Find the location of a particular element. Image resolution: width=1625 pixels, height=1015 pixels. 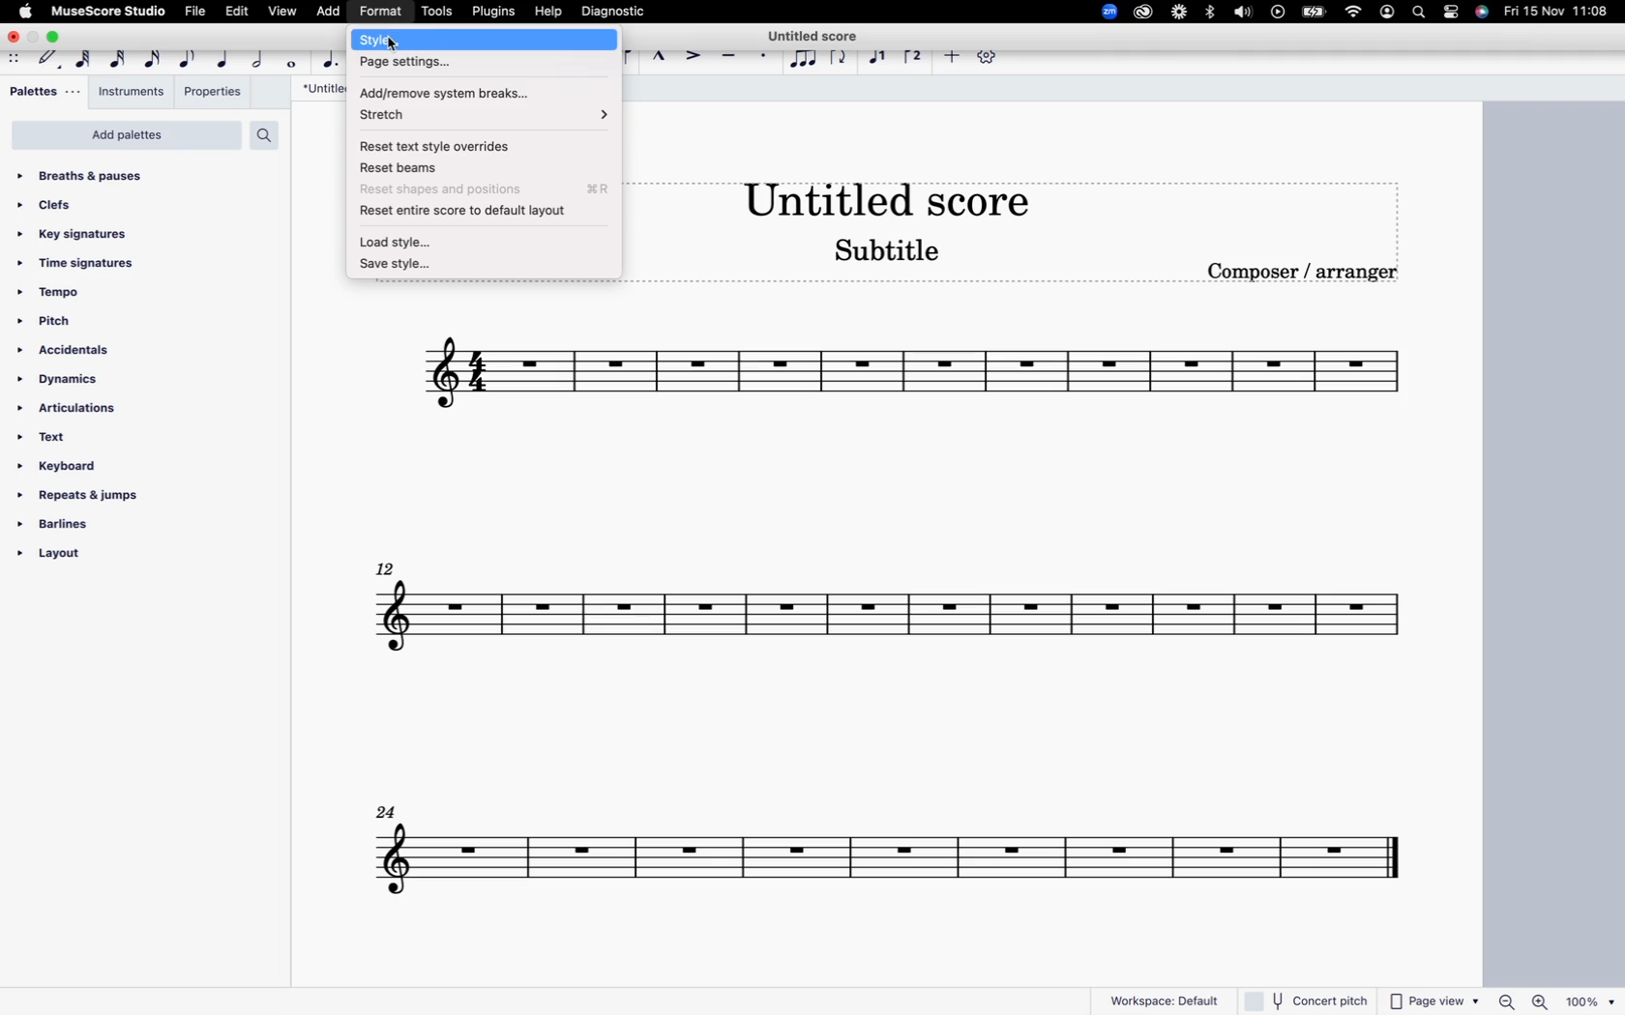

instruments is located at coordinates (133, 92).